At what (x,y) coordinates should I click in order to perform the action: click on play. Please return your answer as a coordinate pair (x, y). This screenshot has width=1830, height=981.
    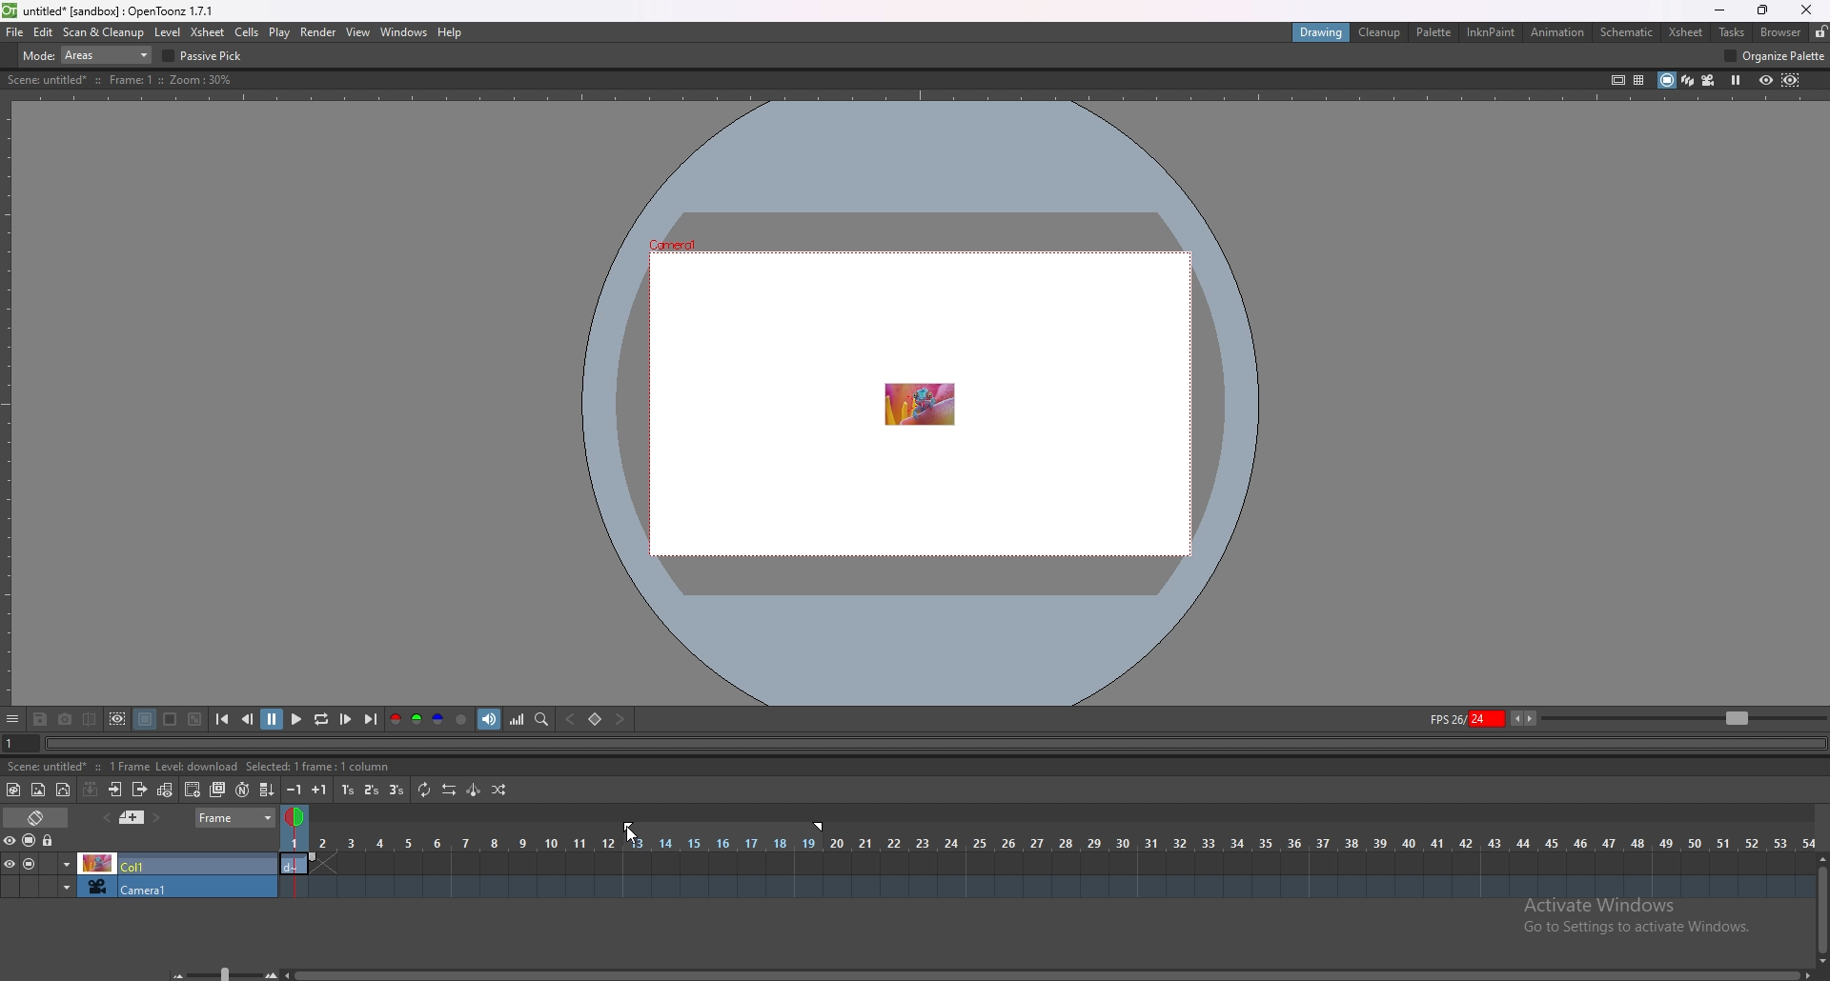
    Looking at the image, I should click on (297, 717).